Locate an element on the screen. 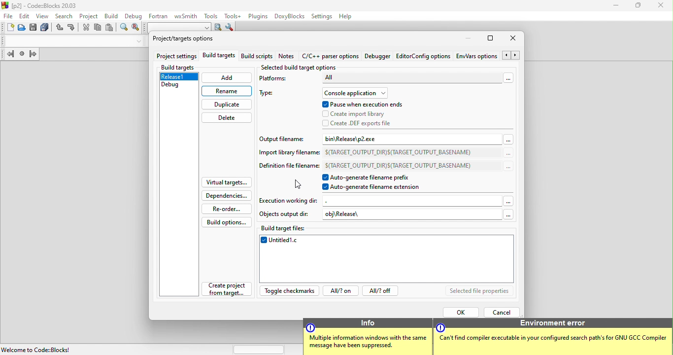 The image size is (673, 355). copy is located at coordinates (98, 29).